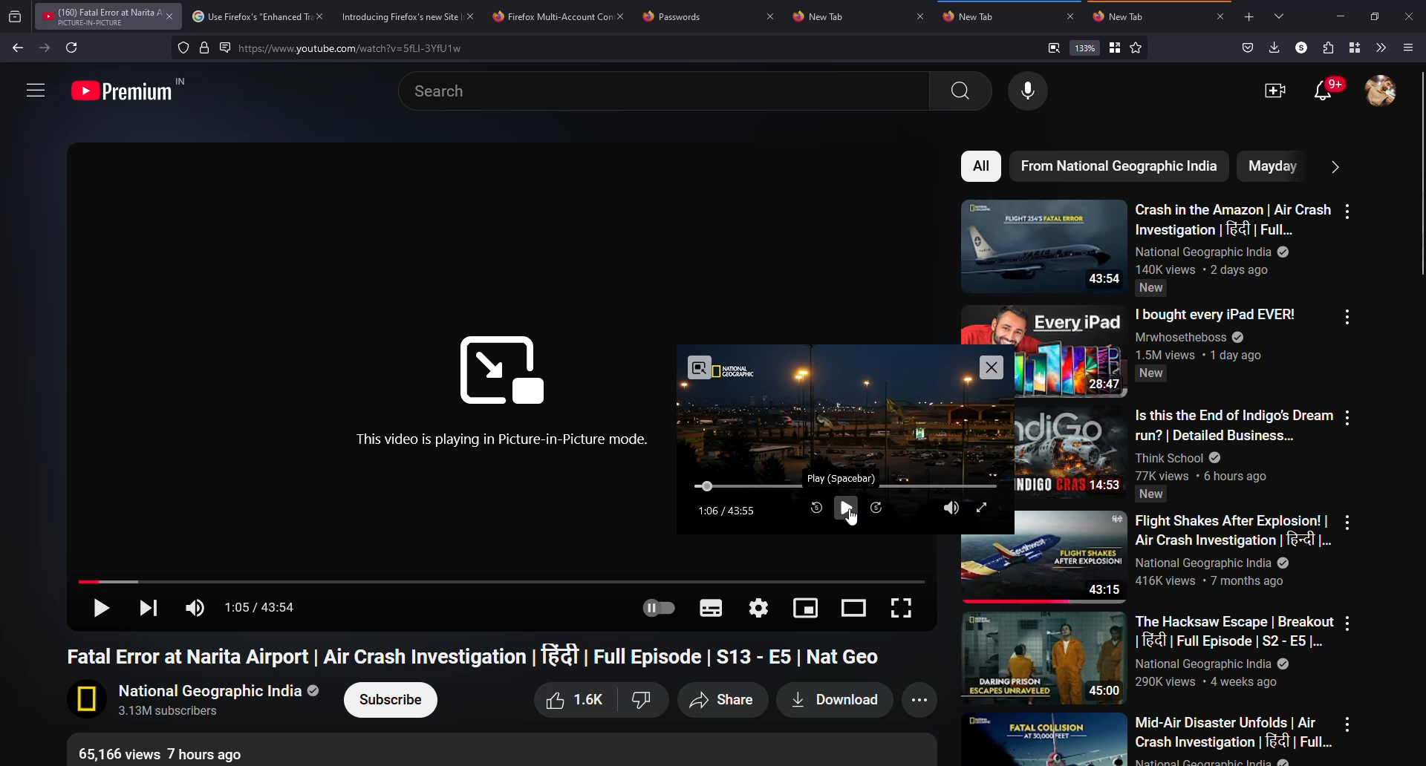 The height and width of the screenshot is (766, 1426). I want to click on otifications, so click(1329, 91).